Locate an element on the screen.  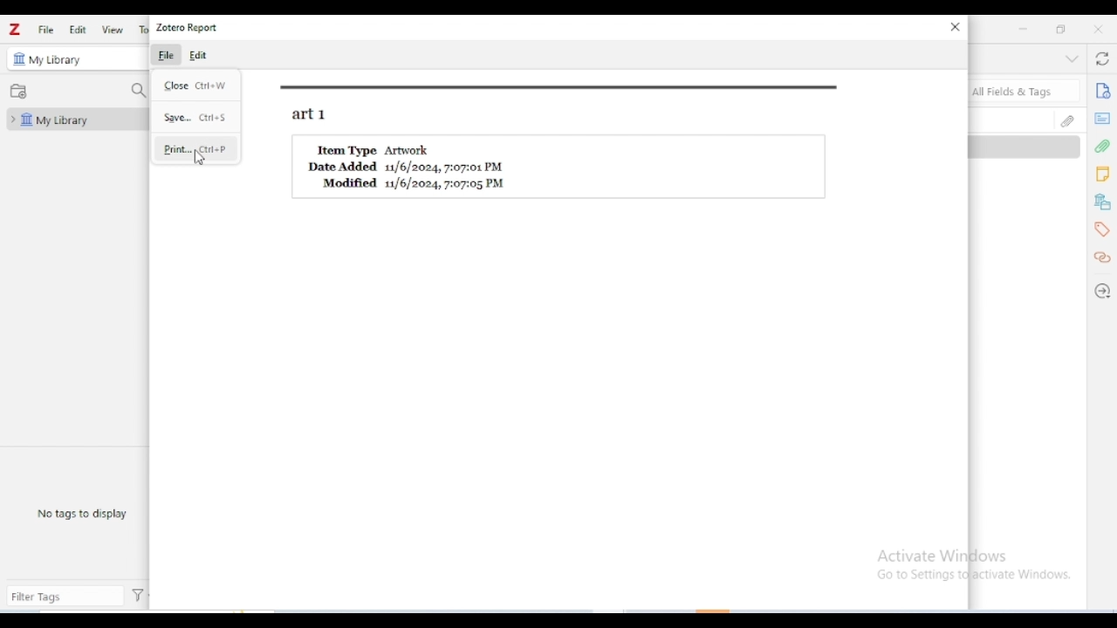
filter collections is located at coordinates (138, 92).